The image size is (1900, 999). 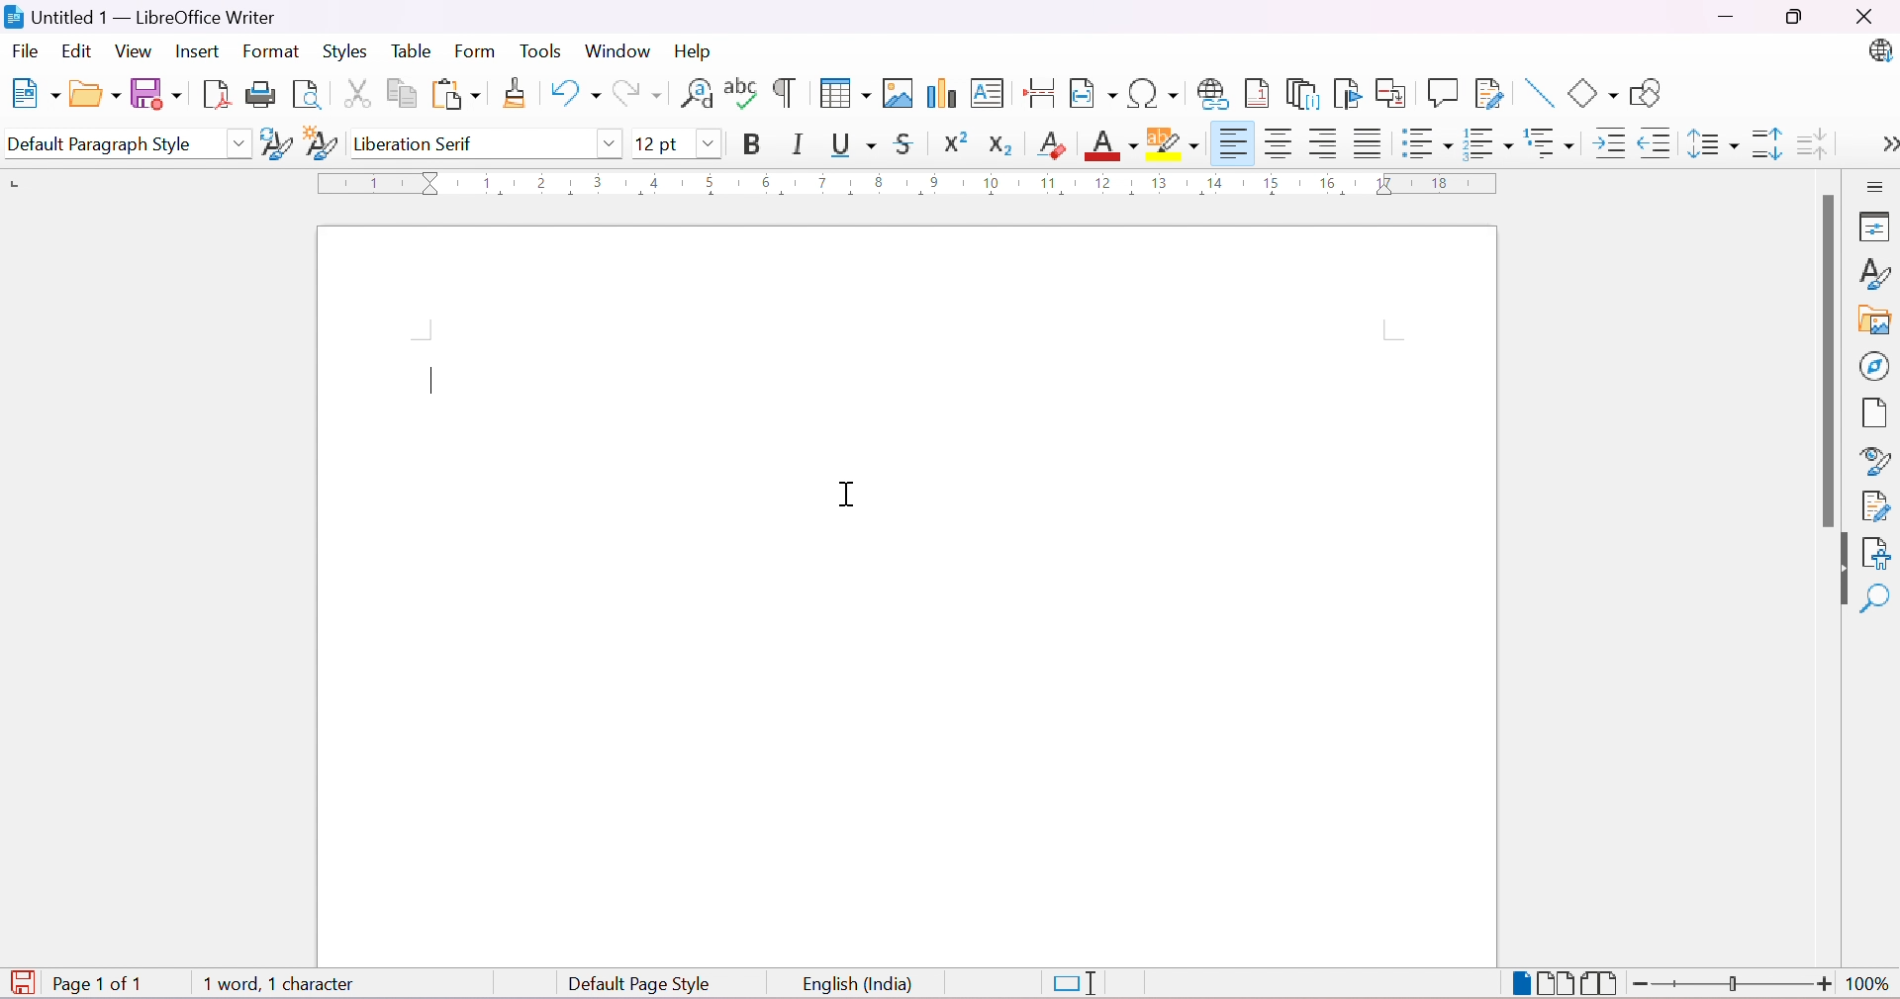 I want to click on Liberation Serif, so click(x=418, y=145).